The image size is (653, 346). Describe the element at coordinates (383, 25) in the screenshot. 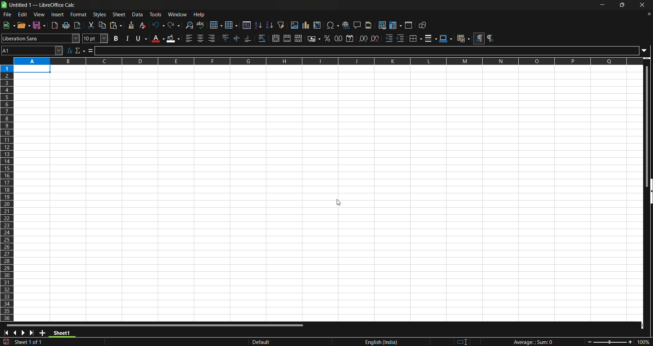

I see `define print area` at that location.